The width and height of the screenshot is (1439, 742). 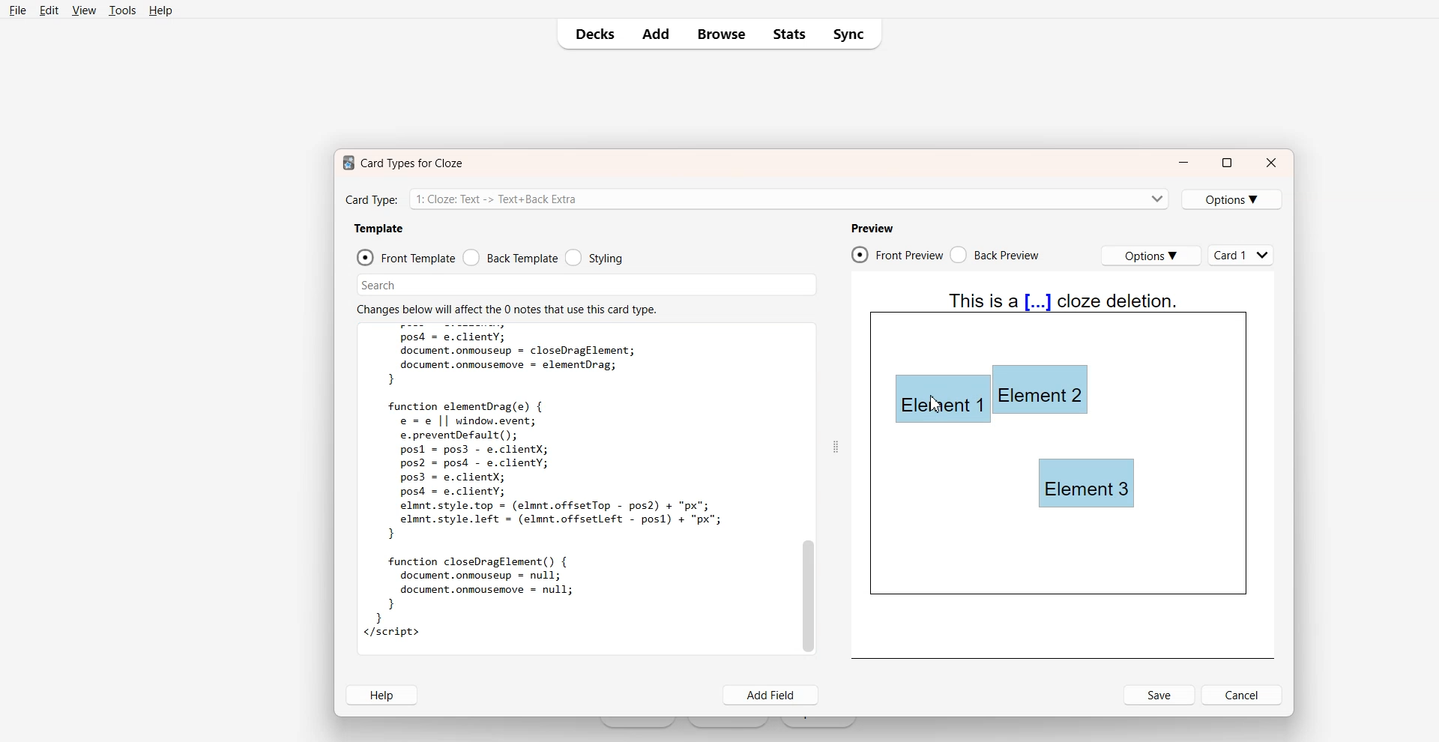 What do you see at coordinates (399, 163) in the screenshot?
I see `Text 1` at bounding box center [399, 163].